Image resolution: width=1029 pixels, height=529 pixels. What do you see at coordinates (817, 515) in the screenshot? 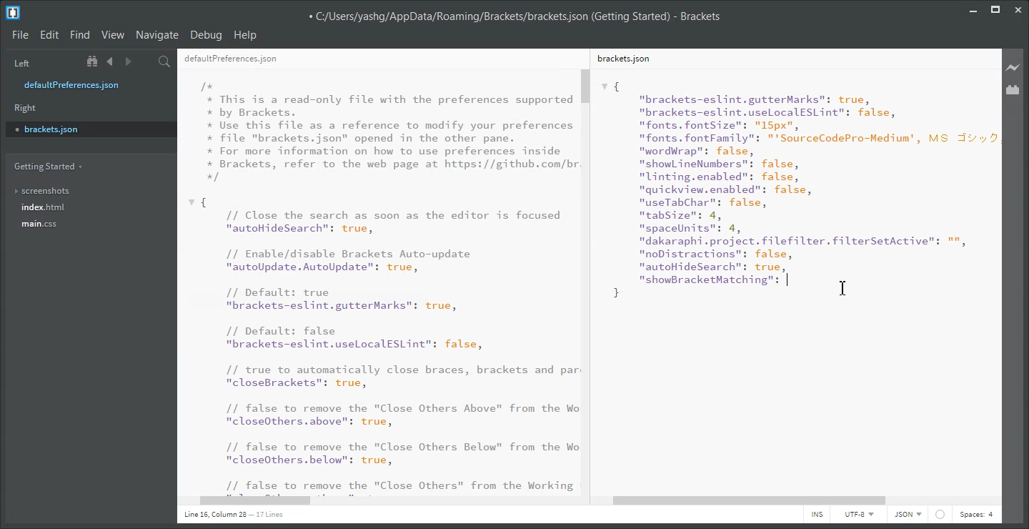
I see `INS` at bounding box center [817, 515].